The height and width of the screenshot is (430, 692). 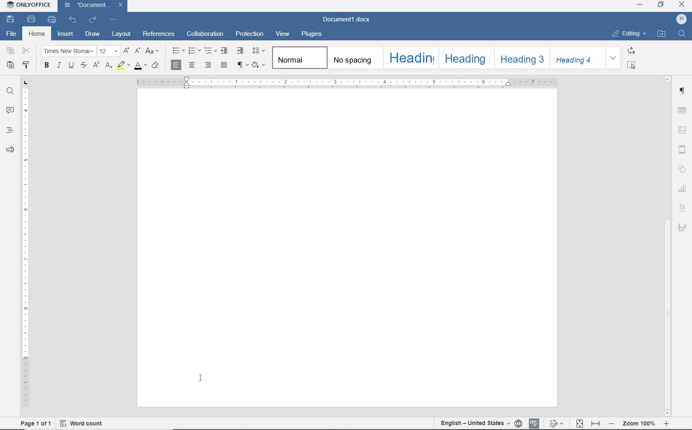 What do you see at coordinates (313, 35) in the screenshot?
I see `plugins` at bounding box center [313, 35].